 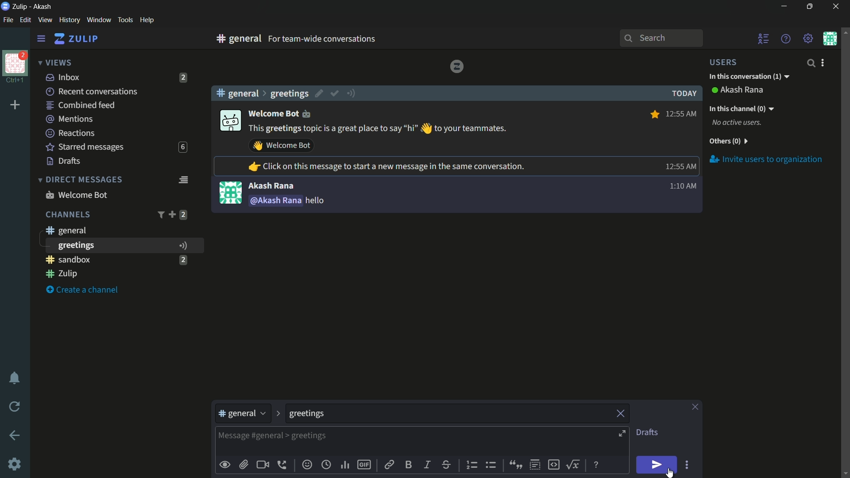 What do you see at coordinates (766, 160) in the screenshot?
I see `invite users to organization` at bounding box center [766, 160].